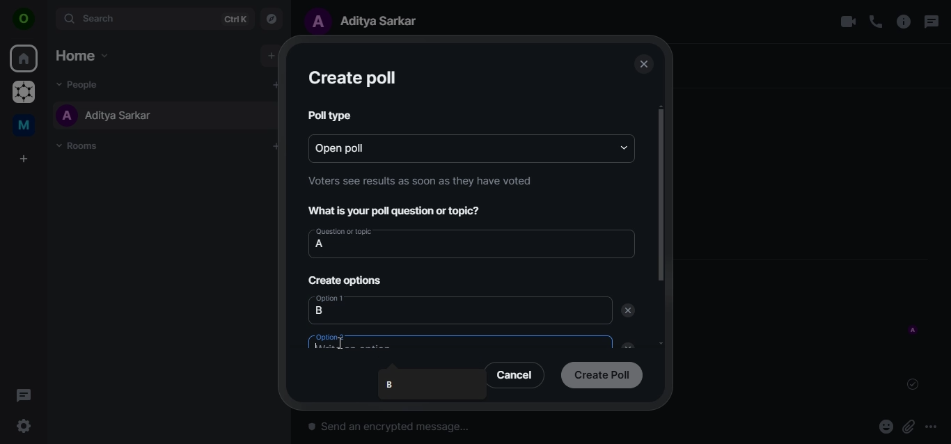 This screenshot has height=444, width=951. What do you see at coordinates (399, 212) in the screenshot?
I see `What is your poll question or topic?` at bounding box center [399, 212].